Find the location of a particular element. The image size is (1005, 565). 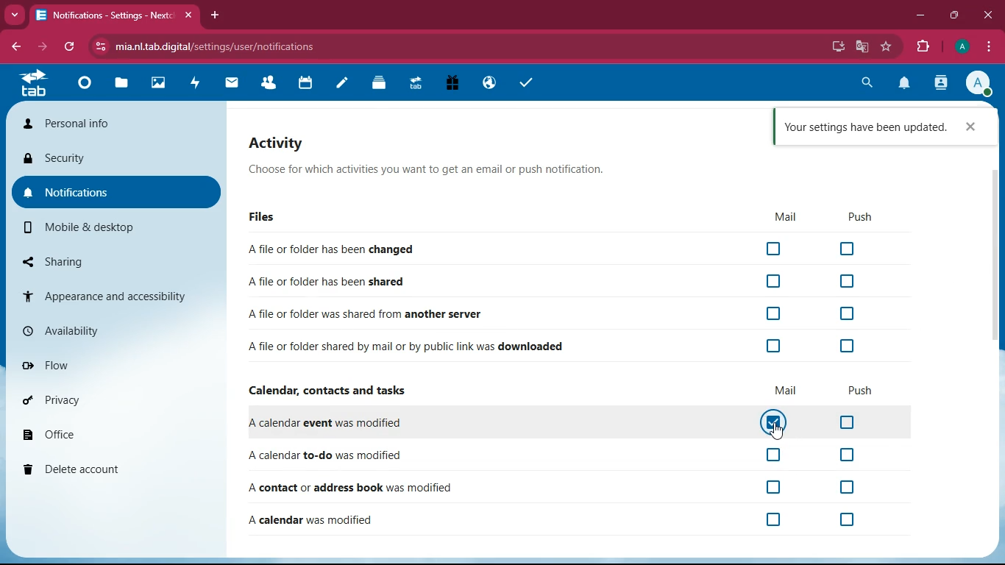

A calendar event was modified is located at coordinates (555, 422).